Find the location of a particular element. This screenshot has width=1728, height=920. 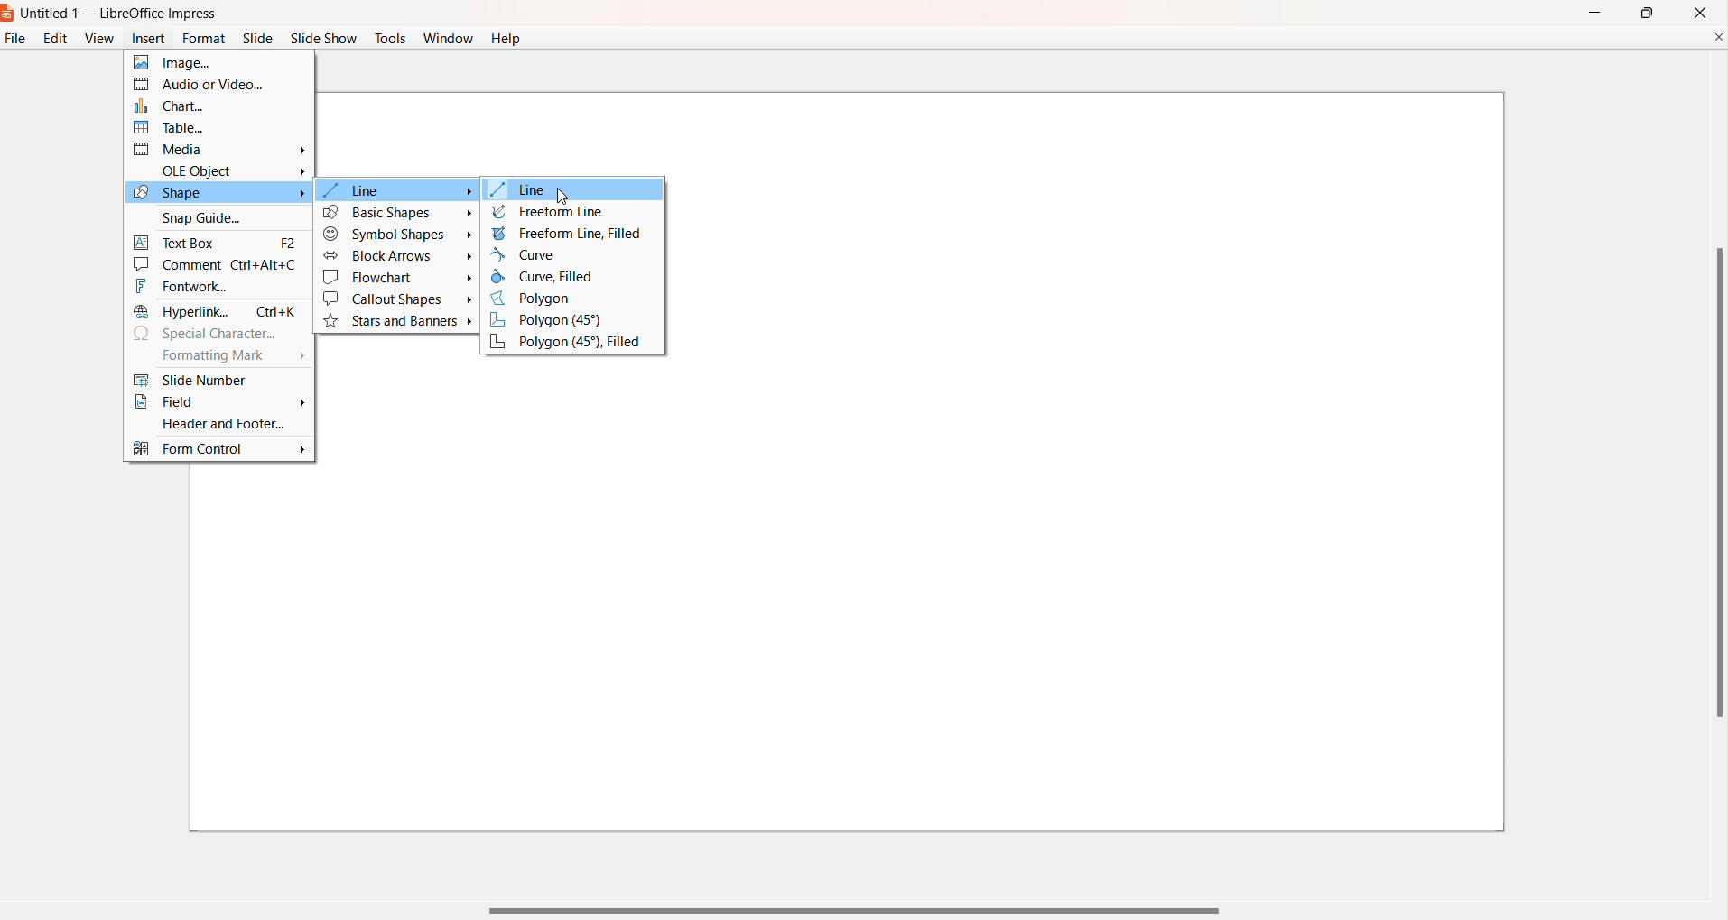

Line is located at coordinates (398, 190).